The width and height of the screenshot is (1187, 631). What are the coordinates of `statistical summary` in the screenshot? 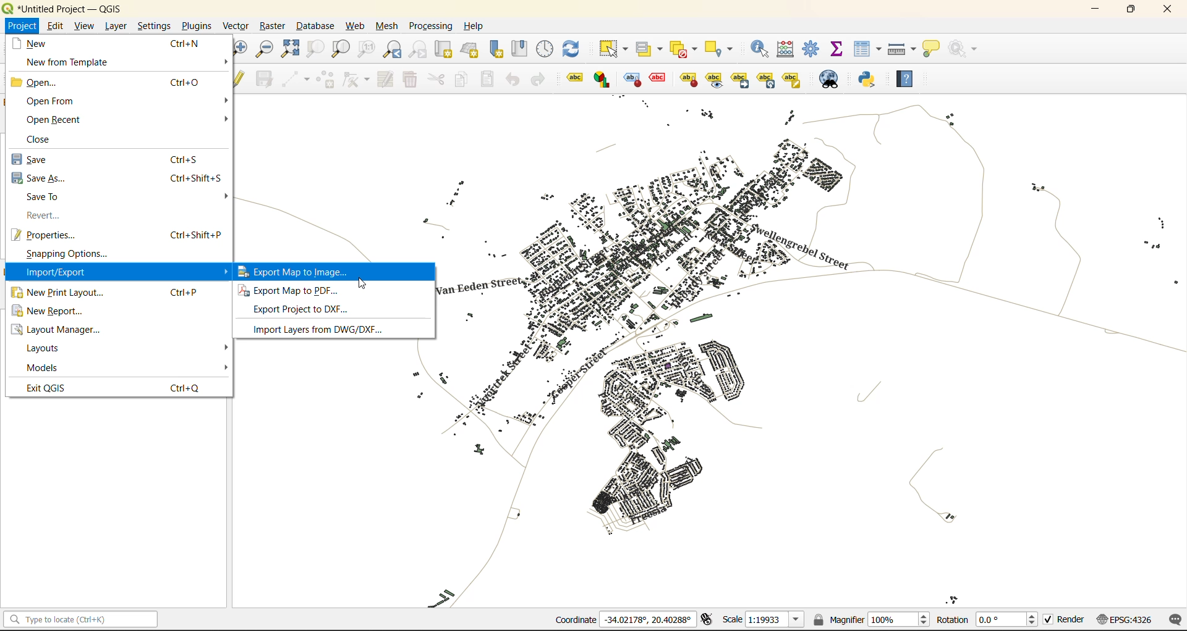 It's located at (837, 50).